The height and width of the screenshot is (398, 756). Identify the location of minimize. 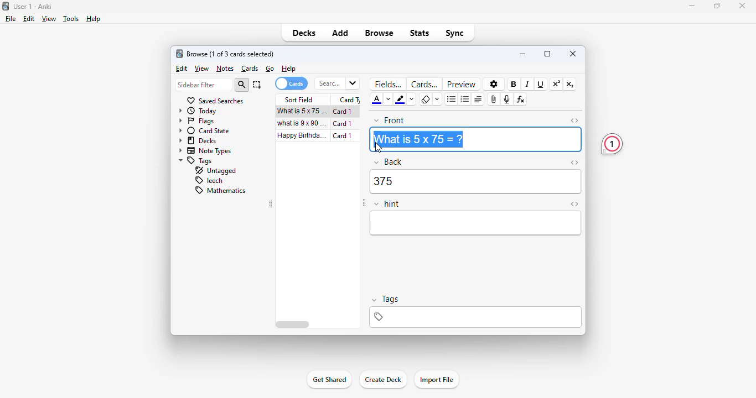
(522, 54).